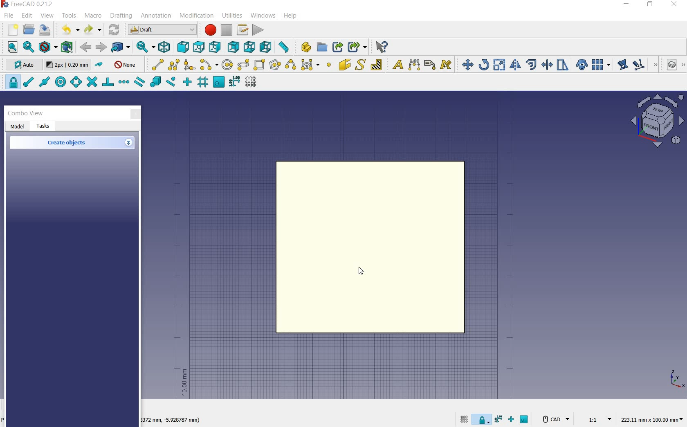  I want to click on array tools, so click(602, 65).